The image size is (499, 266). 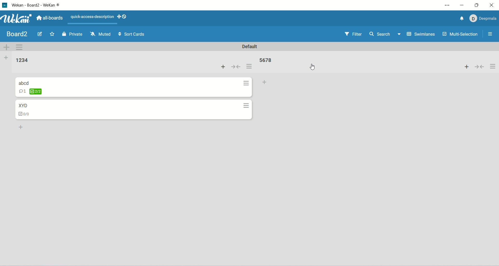 What do you see at coordinates (101, 34) in the screenshot?
I see `muted` at bounding box center [101, 34].